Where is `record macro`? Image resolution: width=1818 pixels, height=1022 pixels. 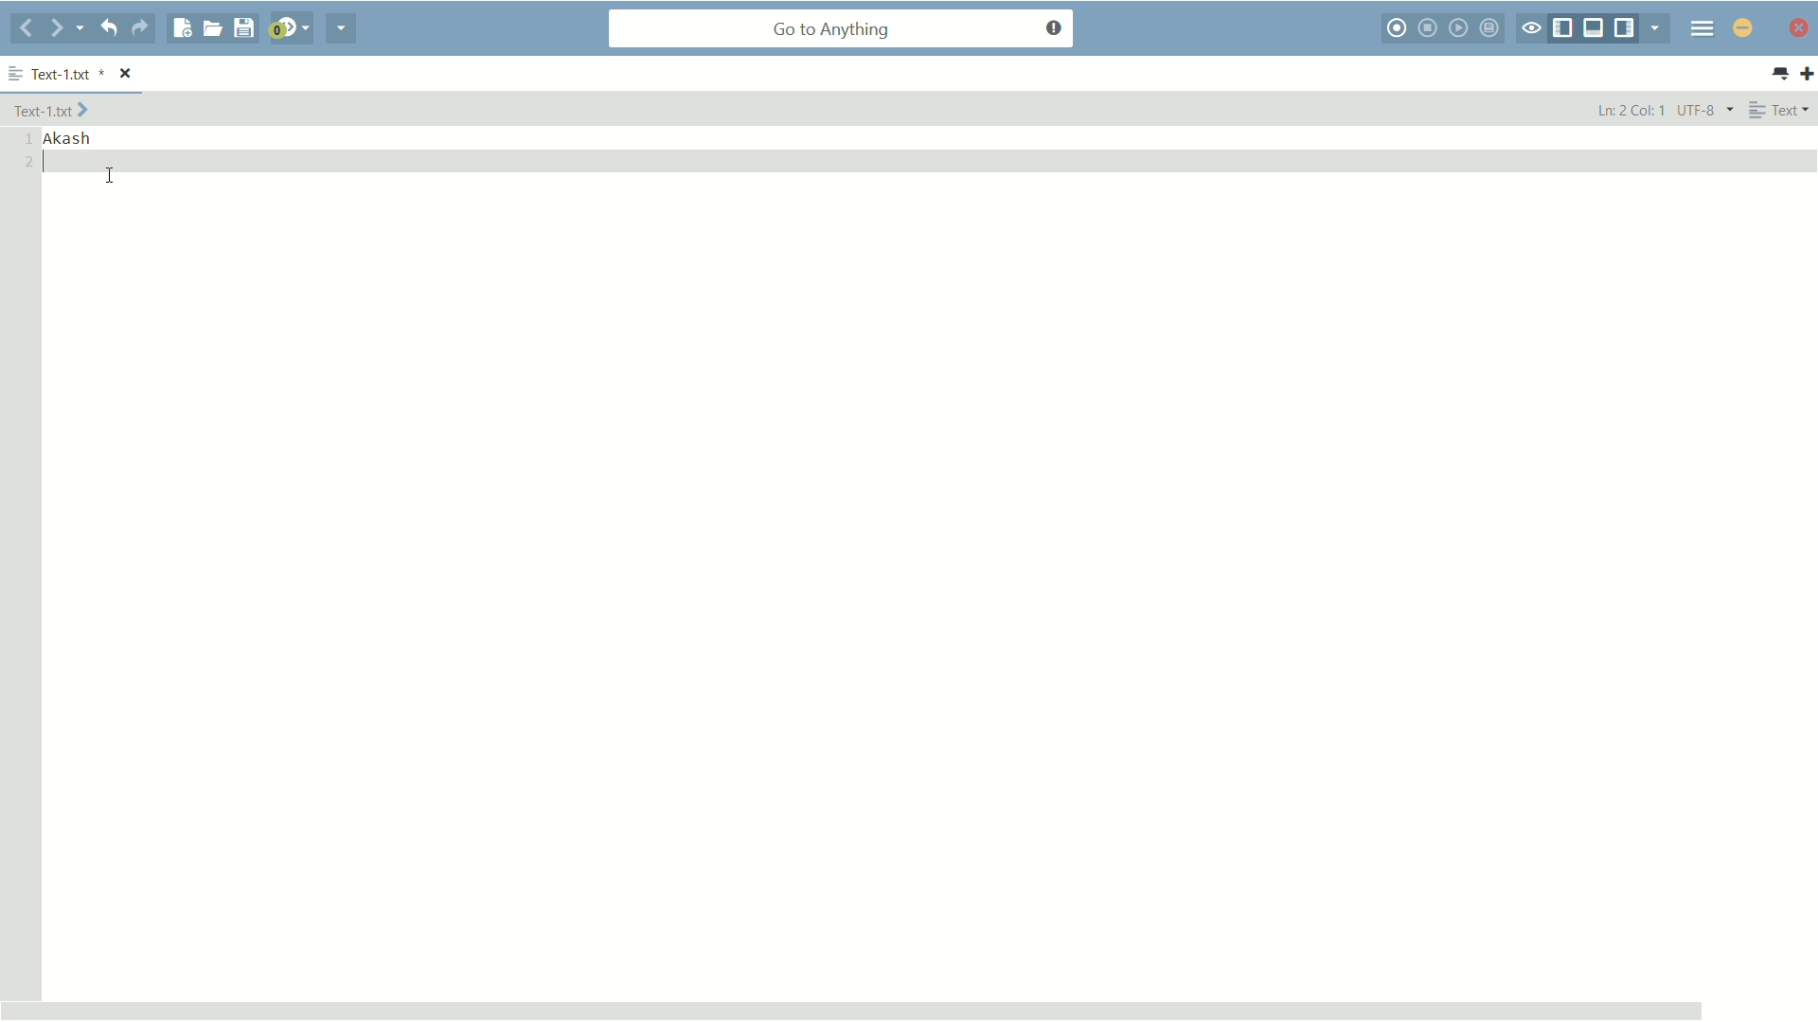
record macro is located at coordinates (1396, 28).